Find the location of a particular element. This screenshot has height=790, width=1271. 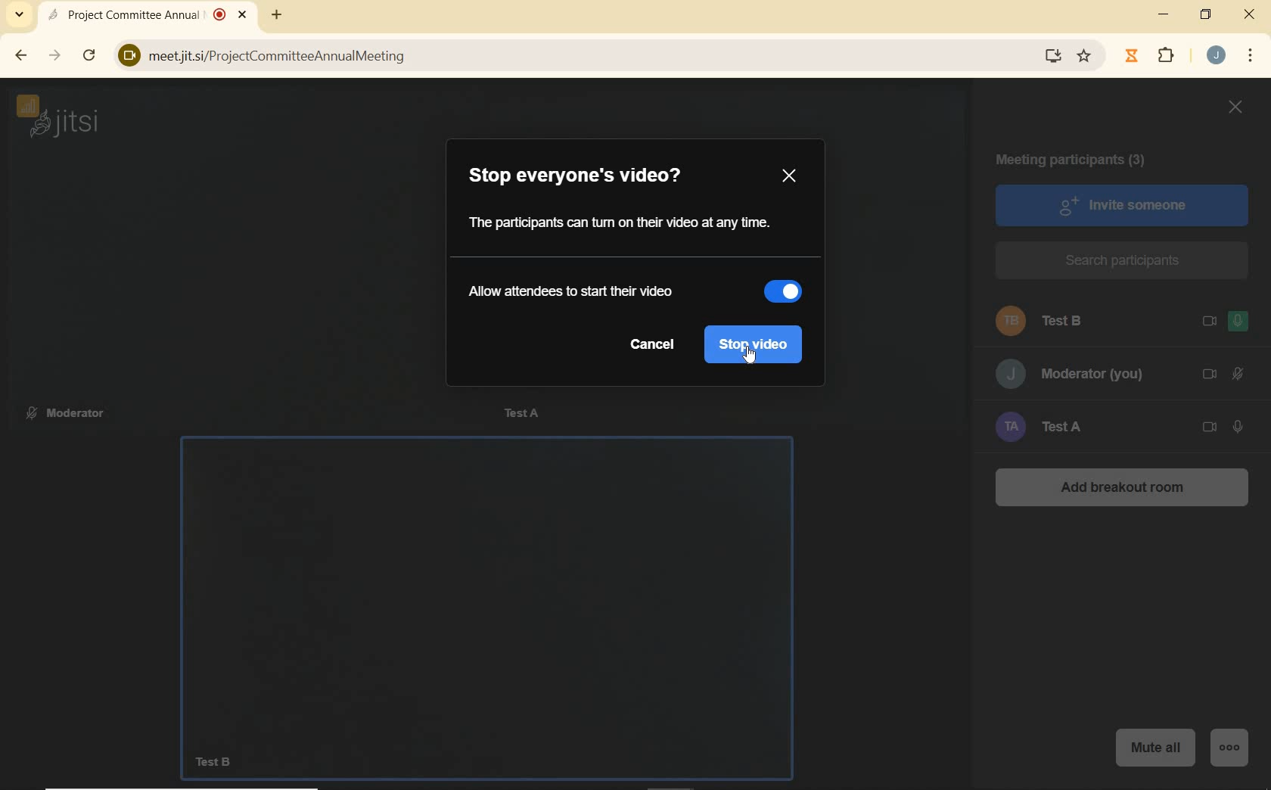

MEETING PARTICIPANTS (3) is located at coordinates (1081, 160).